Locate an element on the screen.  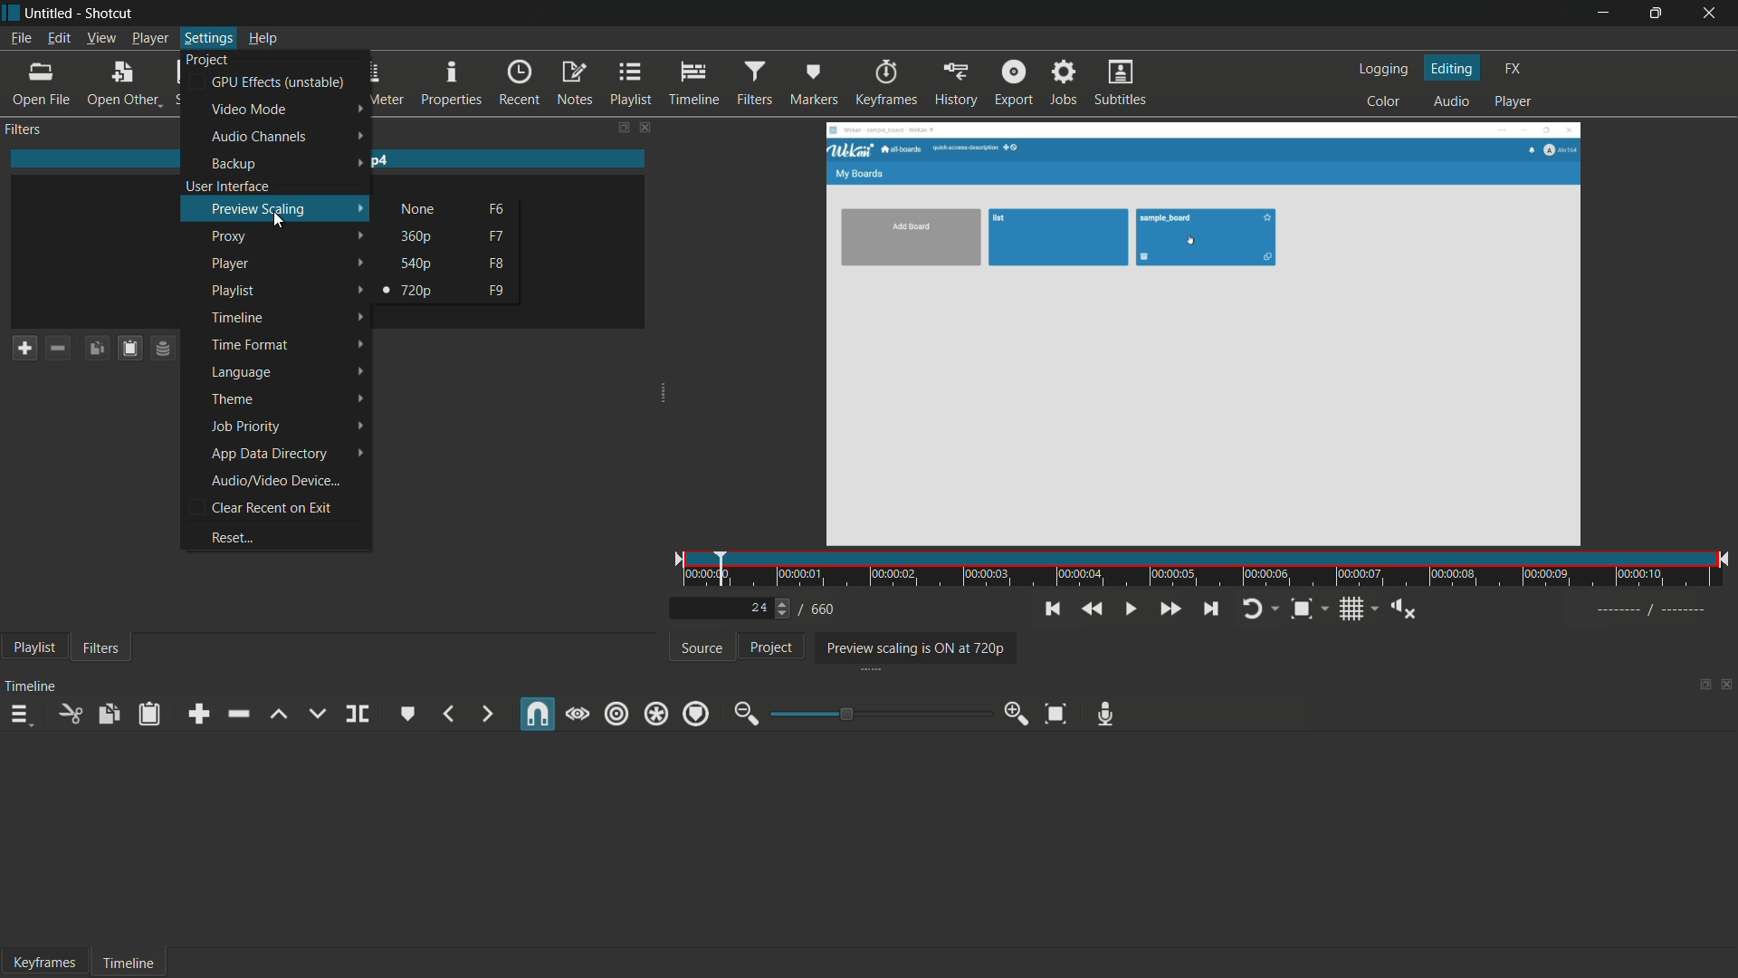
player is located at coordinates (1513, 102).